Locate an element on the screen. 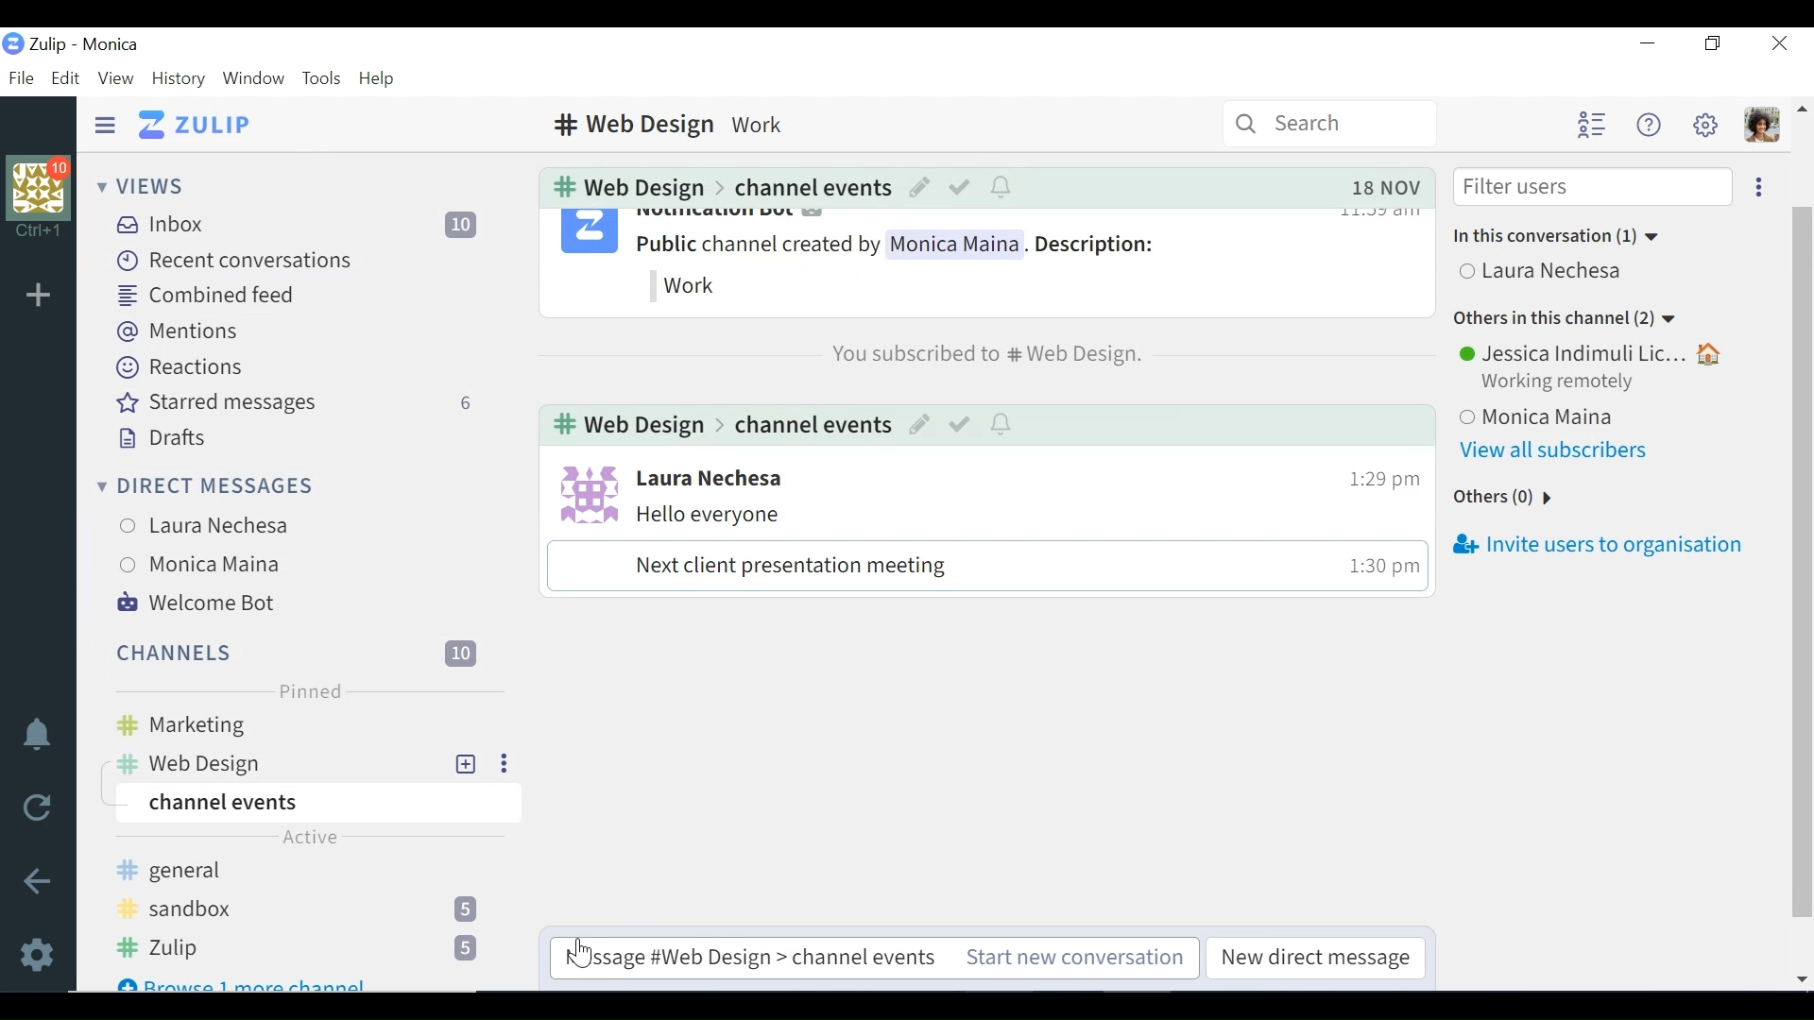 The height and width of the screenshot is (1020, 1814). Views menu is located at coordinates (145, 185).